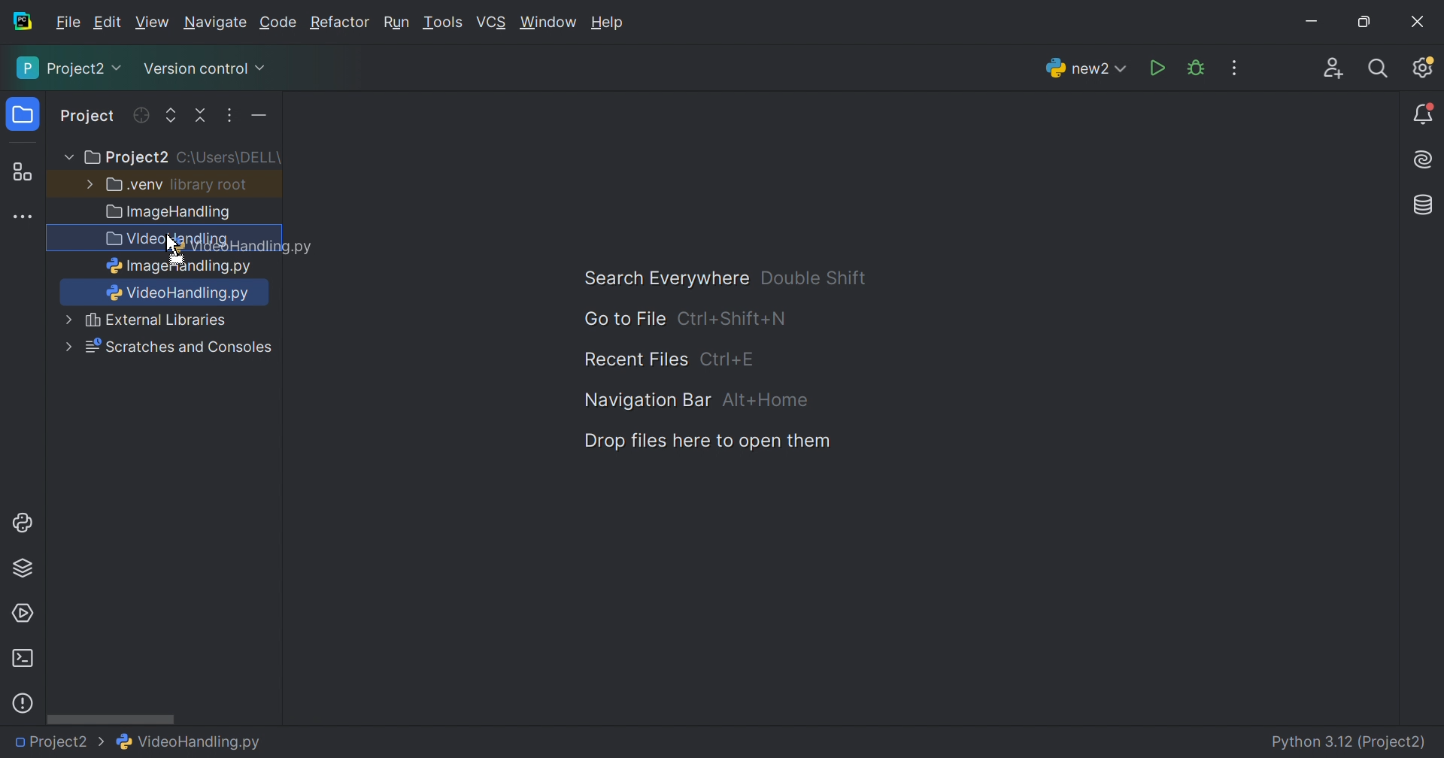 The width and height of the screenshot is (1444, 758). Describe the element at coordinates (107, 23) in the screenshot. I see `Edit` at that location.